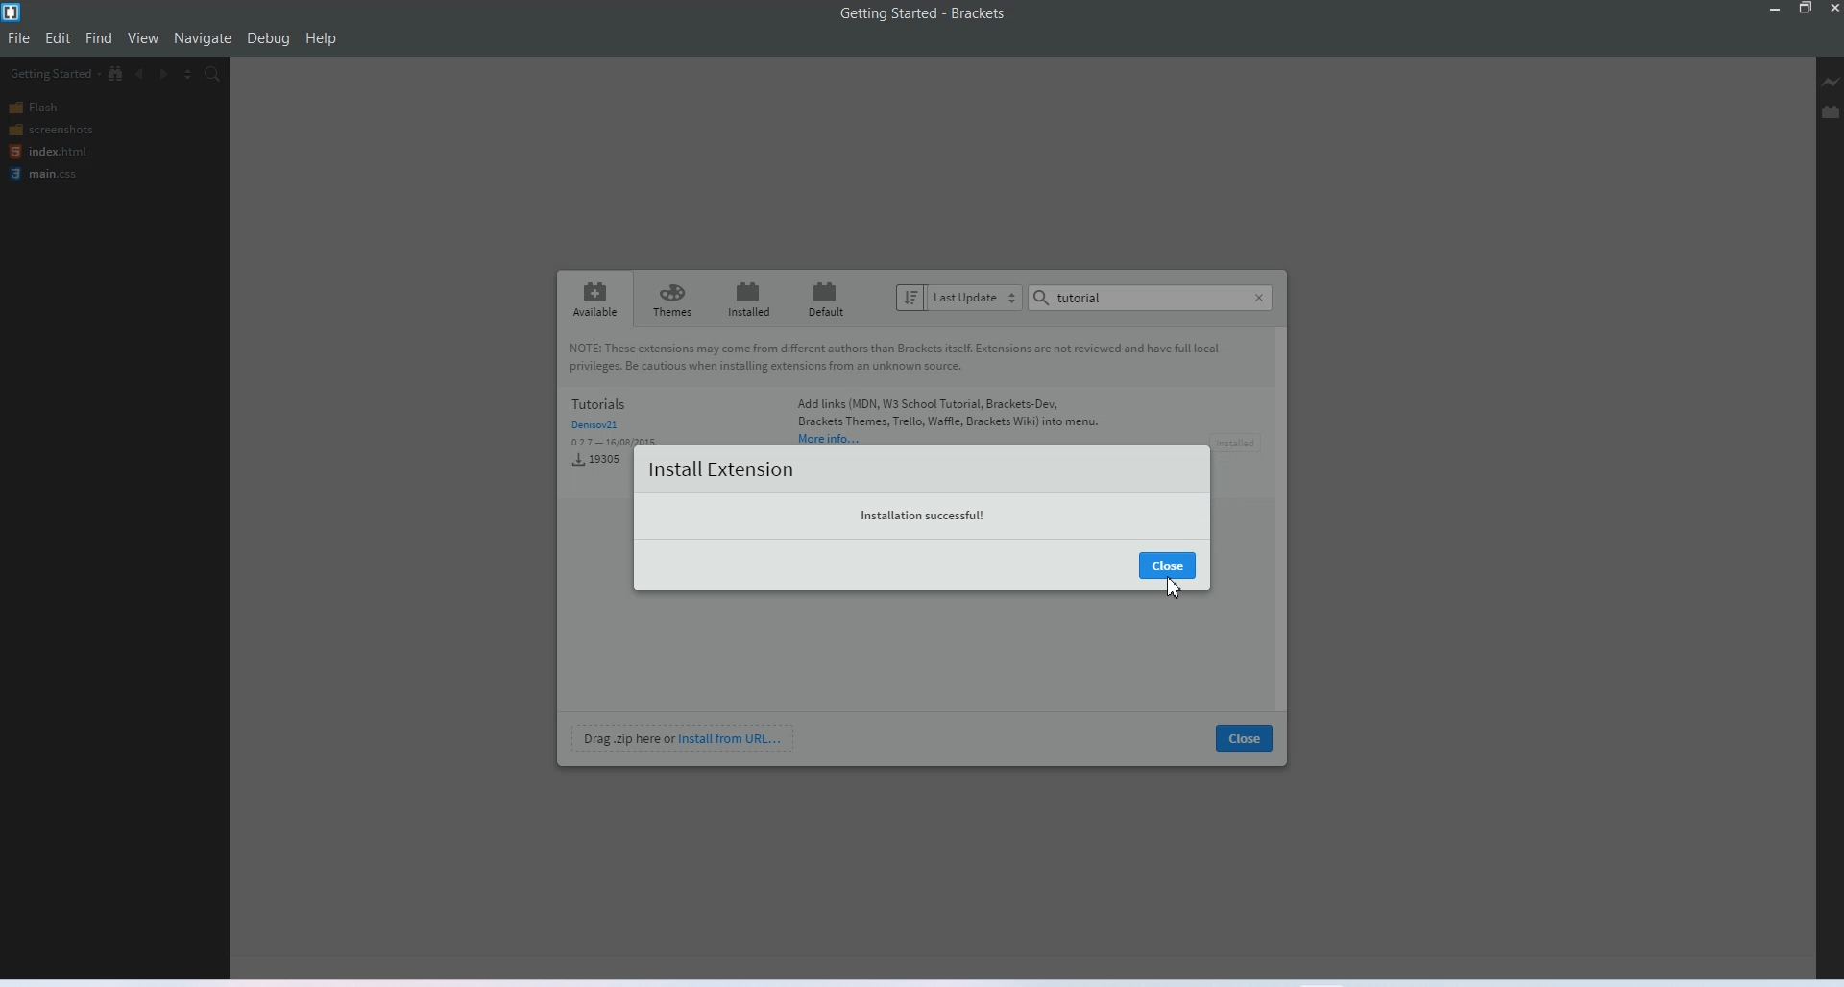 The image size is (1844, 987). Describe the element at coordinates (49, 174) in the screenshot. I see `main.css` at that location.